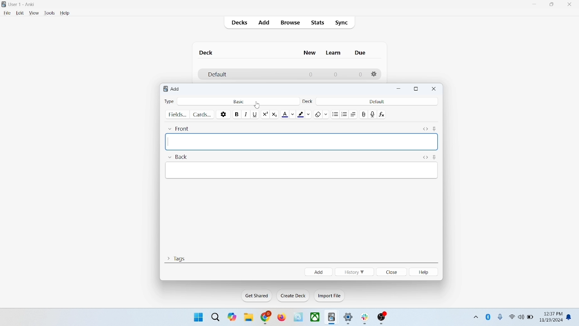  I want to click on close, so click(392, 273).